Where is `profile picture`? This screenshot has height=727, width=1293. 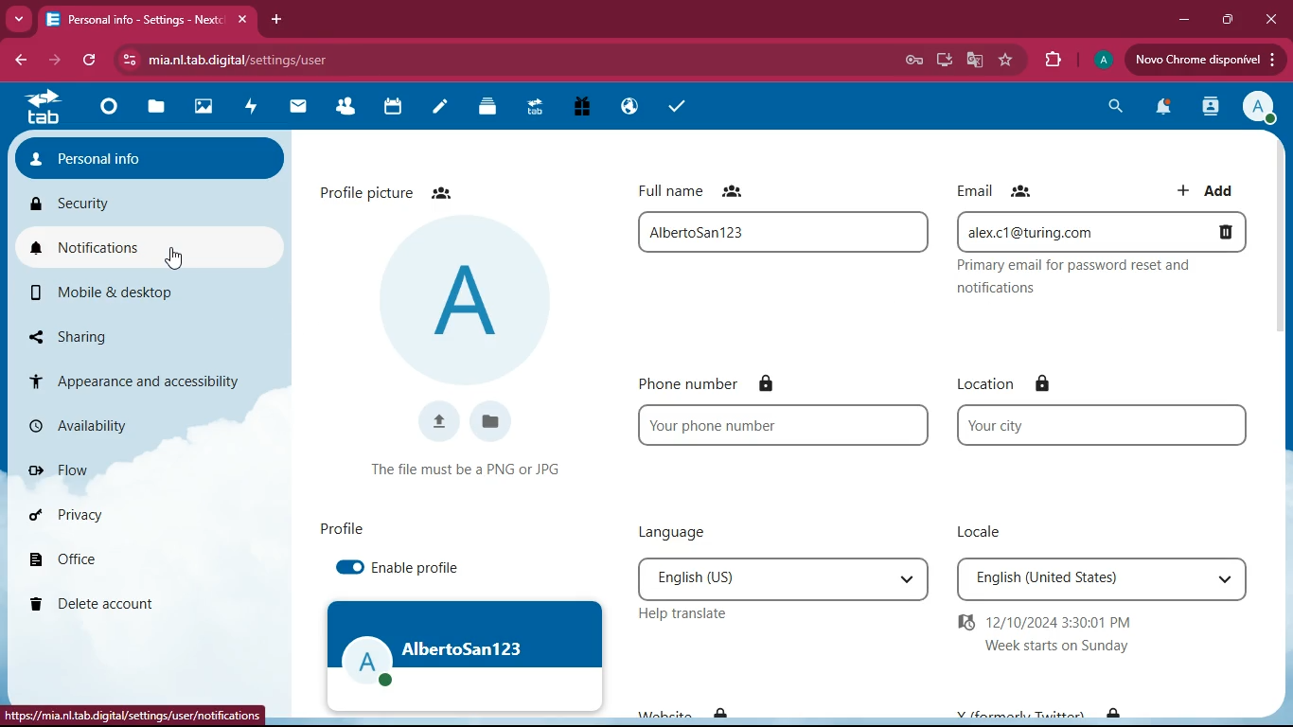
profile picture is located at coordinates (398, 188).